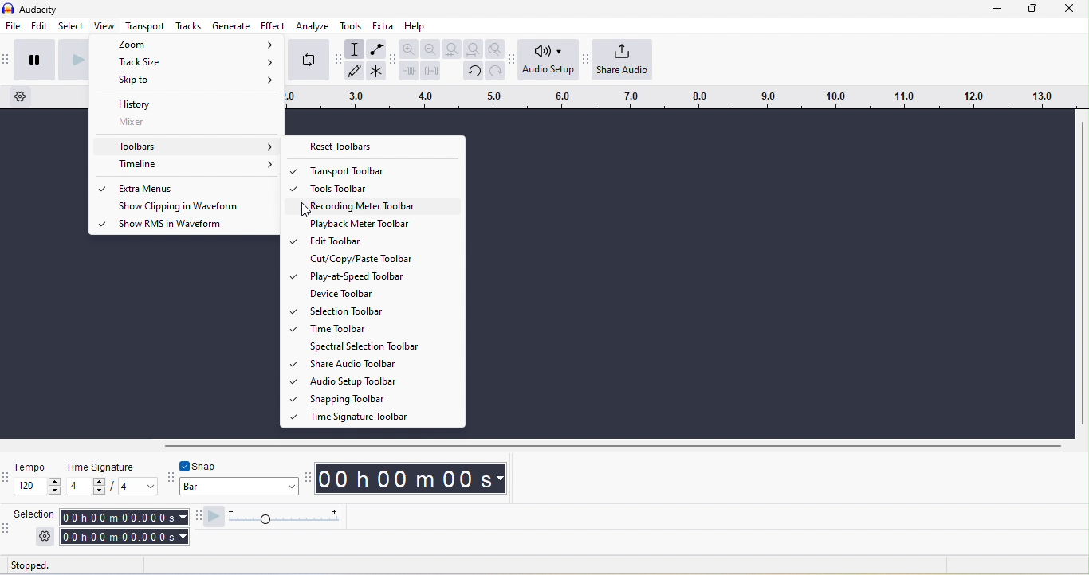  I want to click on Play at speed toolbar, so click(381, 276).